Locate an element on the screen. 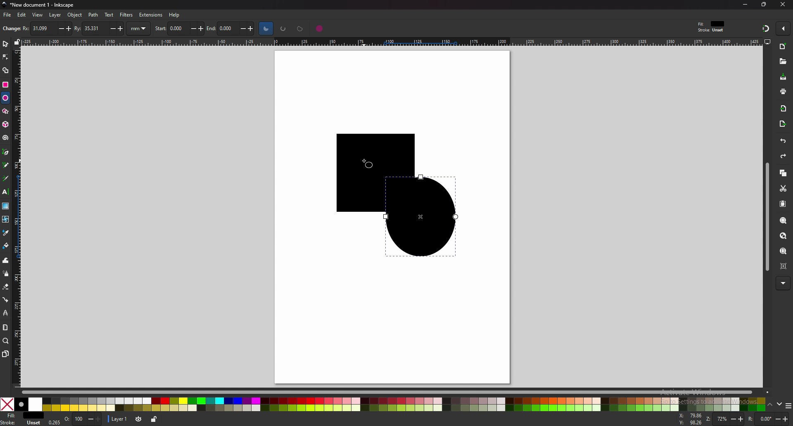  cursor is located at coordinates (368, 166).